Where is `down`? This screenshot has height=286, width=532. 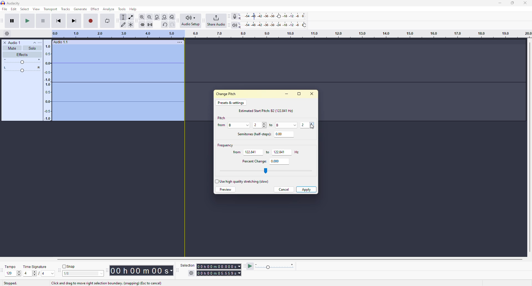 down is located at coordinates (312, 126).